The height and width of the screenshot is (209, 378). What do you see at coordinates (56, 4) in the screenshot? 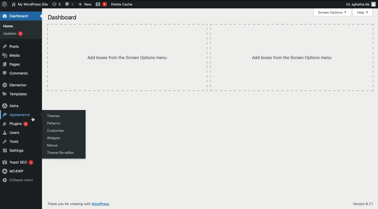
I see `rework` at bounding box center [56, 4].